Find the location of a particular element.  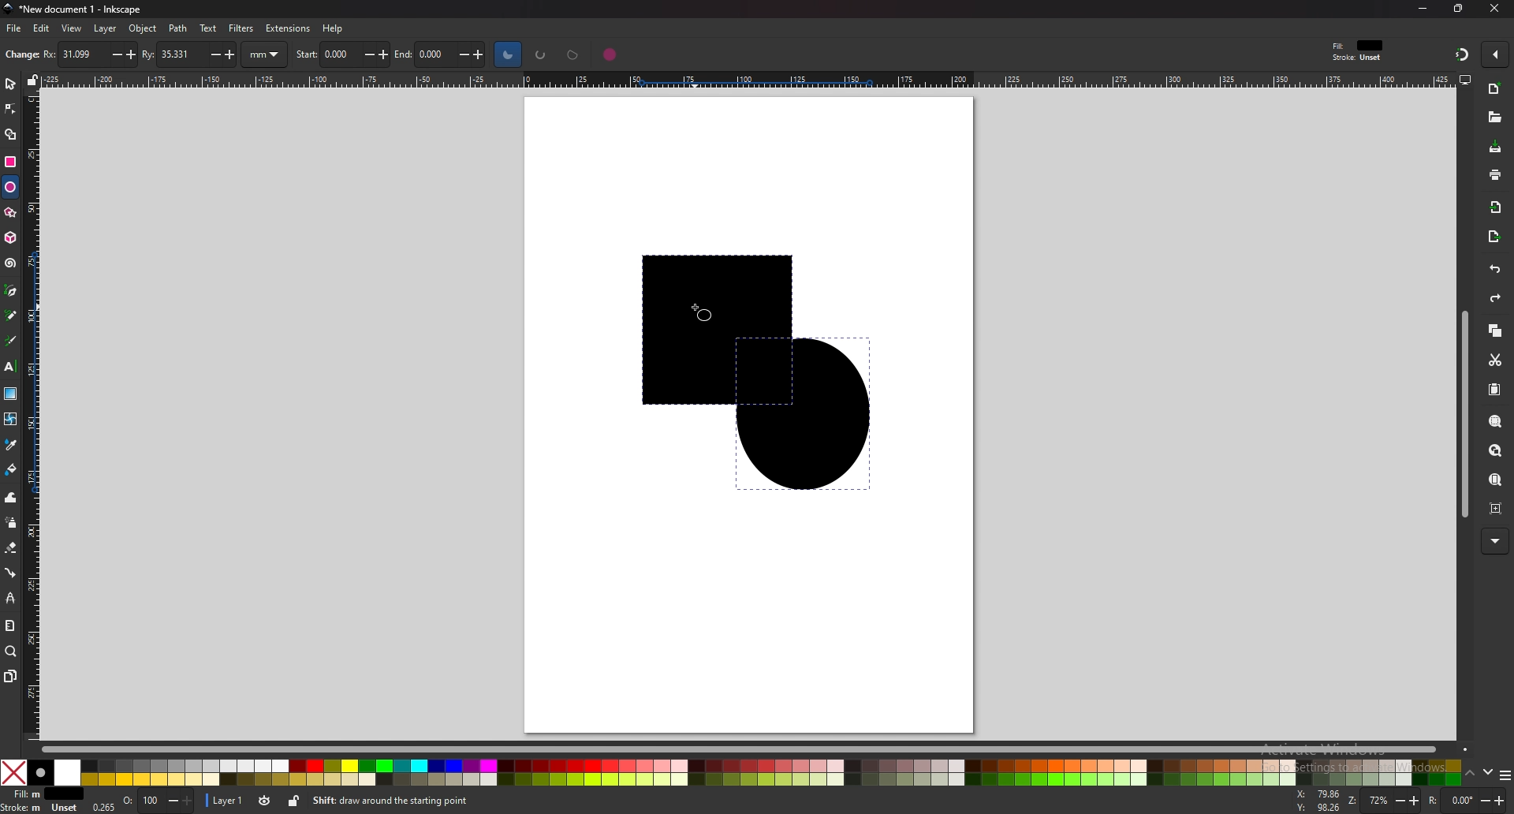

paste is located at coordinates (1496, 390).